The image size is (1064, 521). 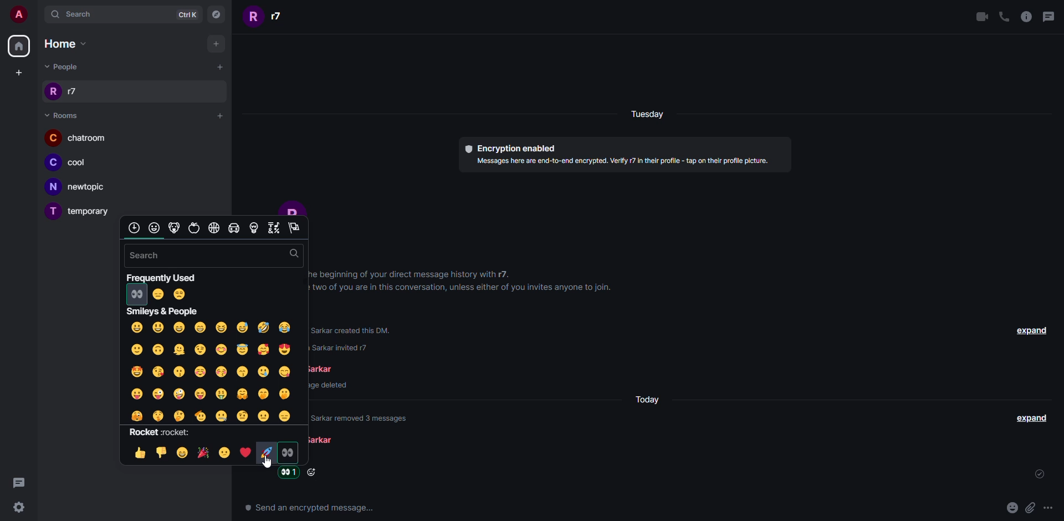 What do you see at coordinates (195, 227) in the screenshot?
I see `category` at bounding box center [195, 227].